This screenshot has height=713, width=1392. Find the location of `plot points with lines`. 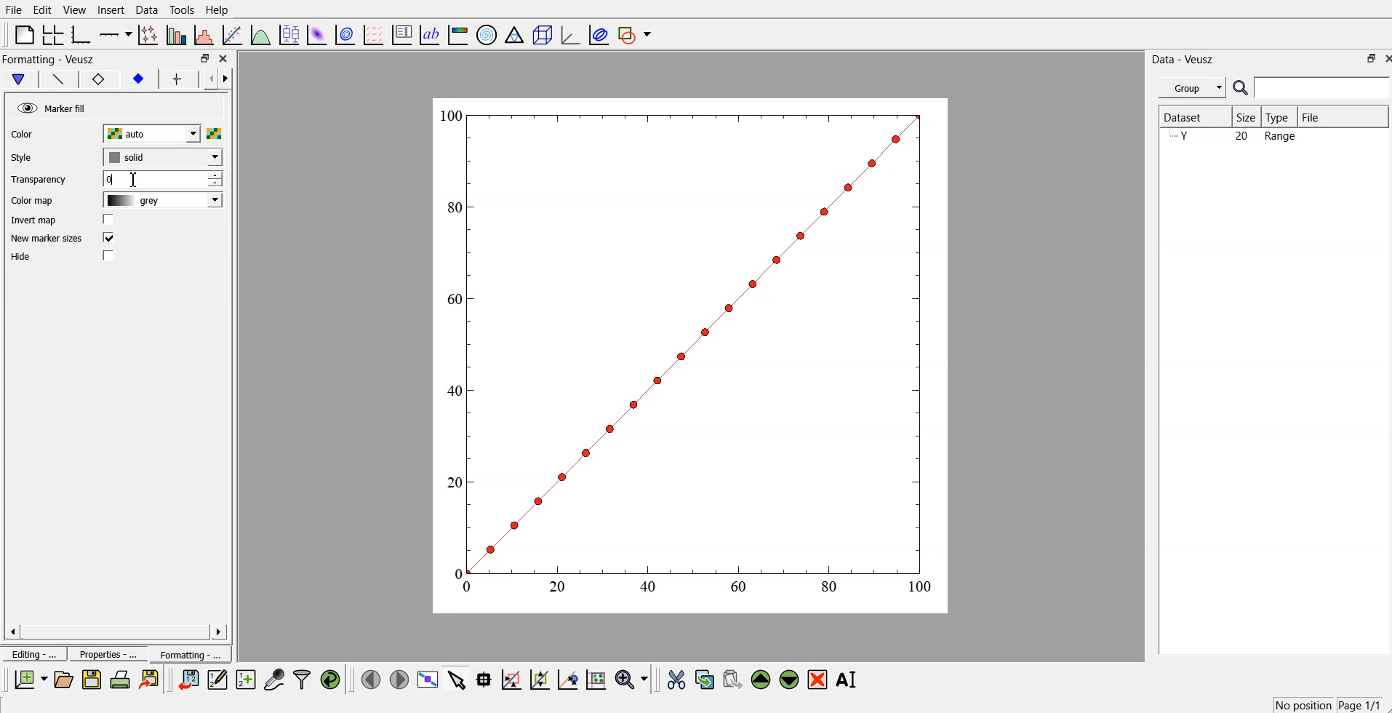

plot points with lines is located at coordinates (149, 35).